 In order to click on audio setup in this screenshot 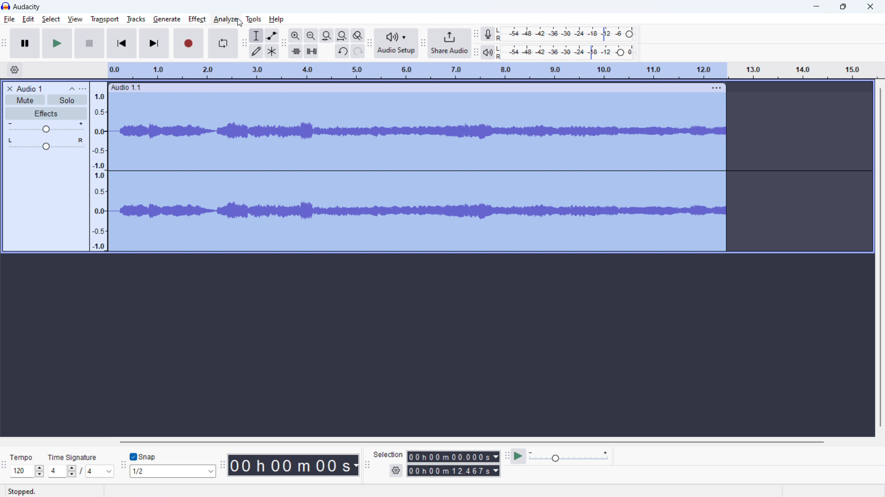, I will do `click(369, 44)`.